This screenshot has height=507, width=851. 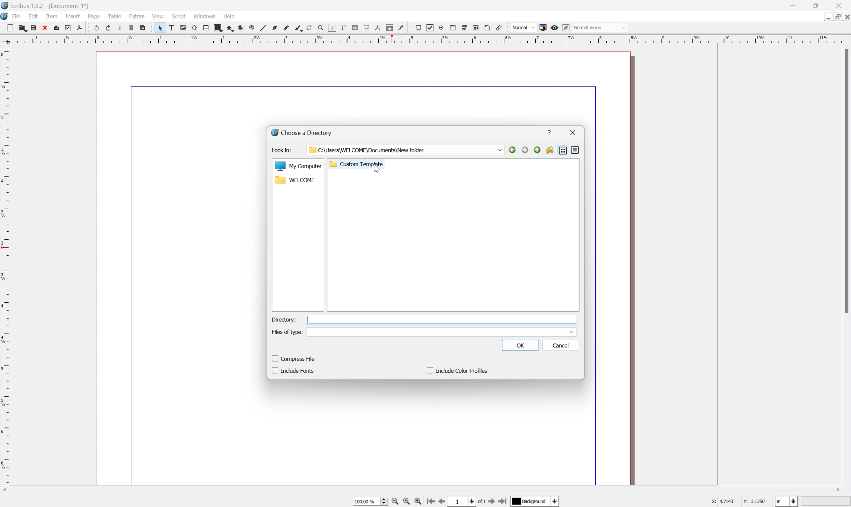 I want to click on cancel, so click(x=563, y=345).